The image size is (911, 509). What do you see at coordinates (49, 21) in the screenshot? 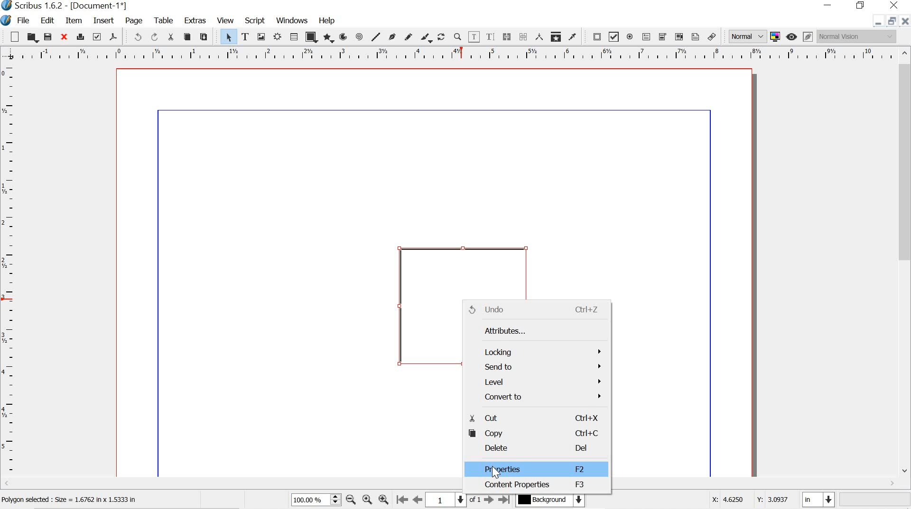
I see `EDIT` at bounding box center [49, 21].